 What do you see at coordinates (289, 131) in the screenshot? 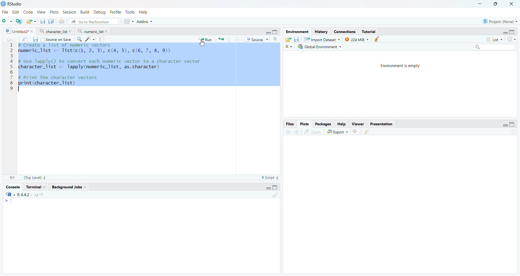
I see `Go to previous plot` at bounding box center [289, 131].